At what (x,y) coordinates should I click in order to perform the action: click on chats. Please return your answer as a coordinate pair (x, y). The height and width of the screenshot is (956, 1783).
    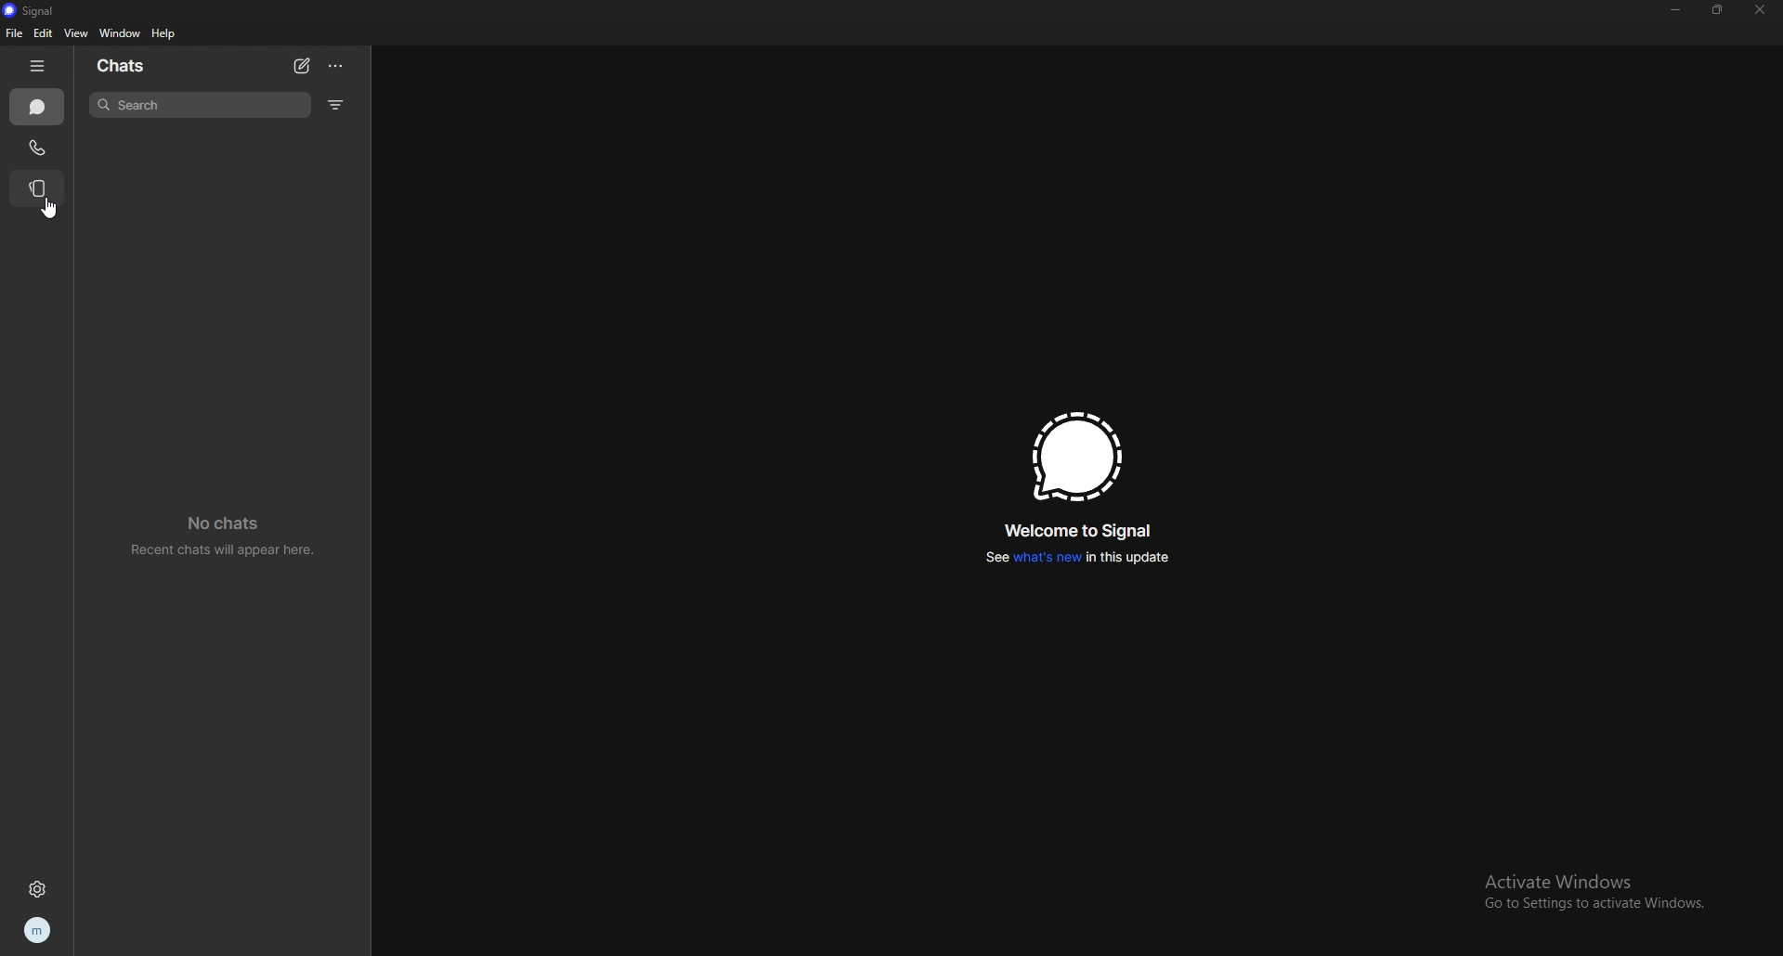
    Looking at the image, I should click on (38, 108).